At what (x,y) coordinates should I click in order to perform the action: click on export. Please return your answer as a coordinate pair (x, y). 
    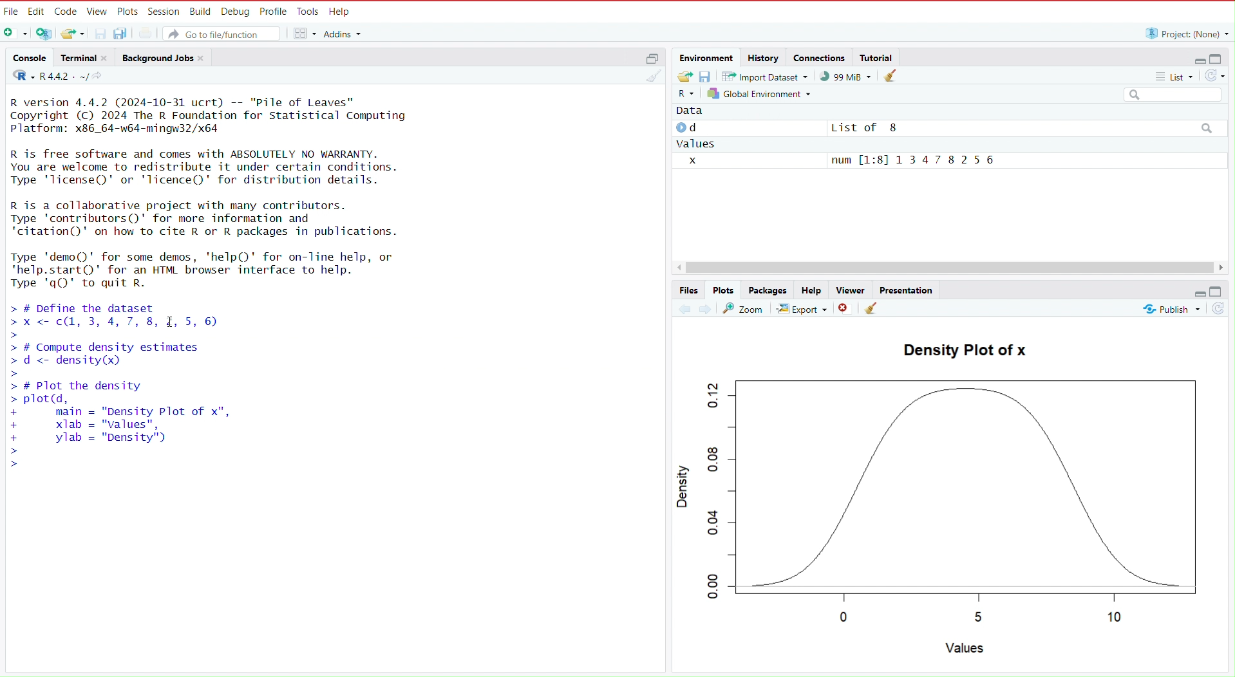
    Looking at the image, I should click on (802, 309).